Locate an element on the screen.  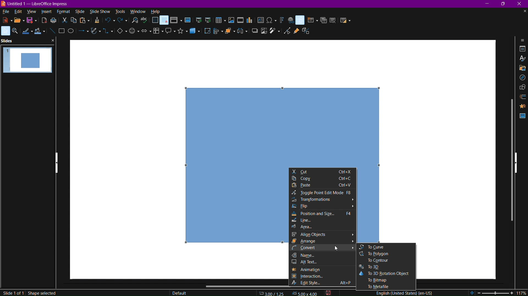
Block Arrows is located at coordinates (145, 33).